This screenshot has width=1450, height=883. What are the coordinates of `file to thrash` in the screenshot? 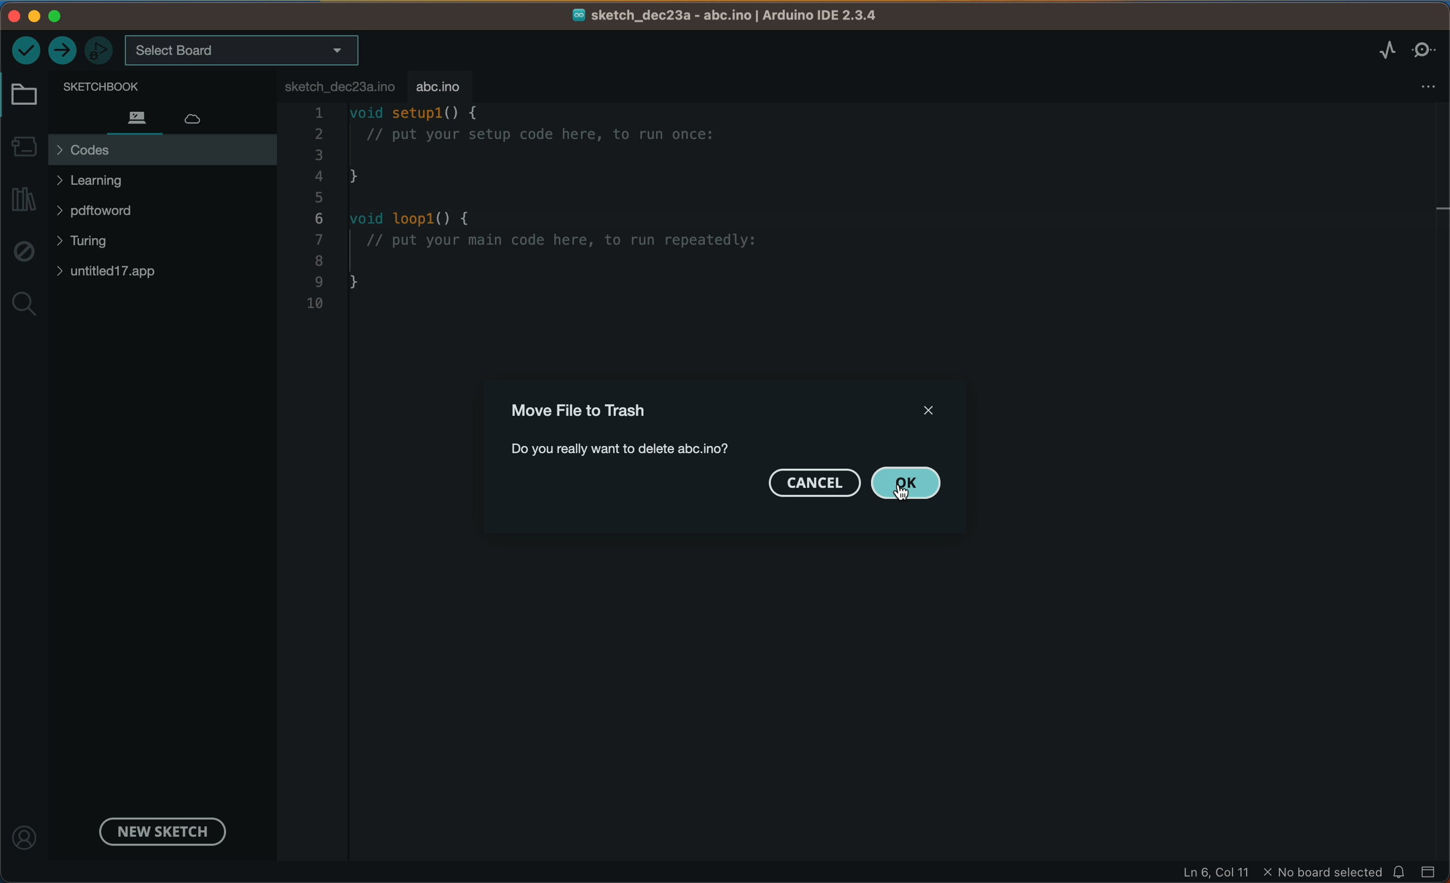 It's located at (593, 409).